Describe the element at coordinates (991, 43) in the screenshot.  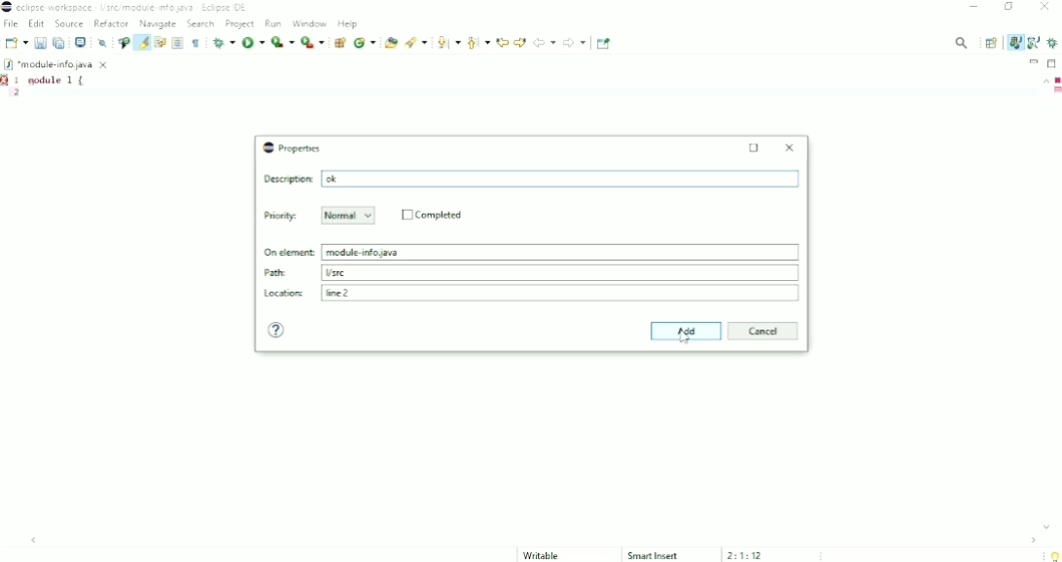
I see `Open Perspective` at that location.